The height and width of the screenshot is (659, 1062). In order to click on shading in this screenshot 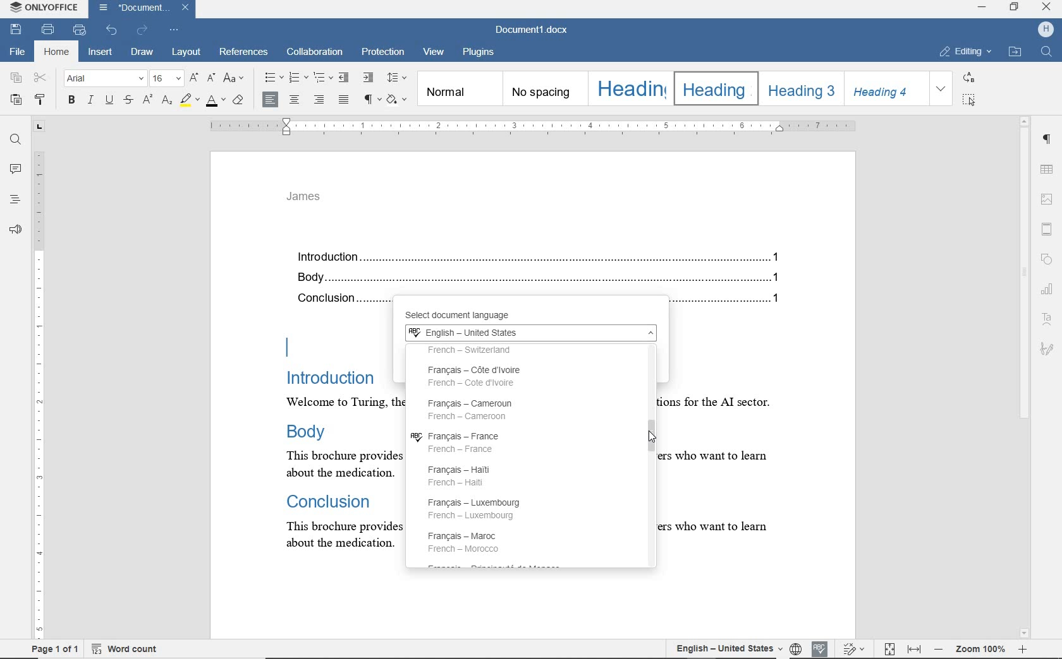, I will do `click(399, 99)`.